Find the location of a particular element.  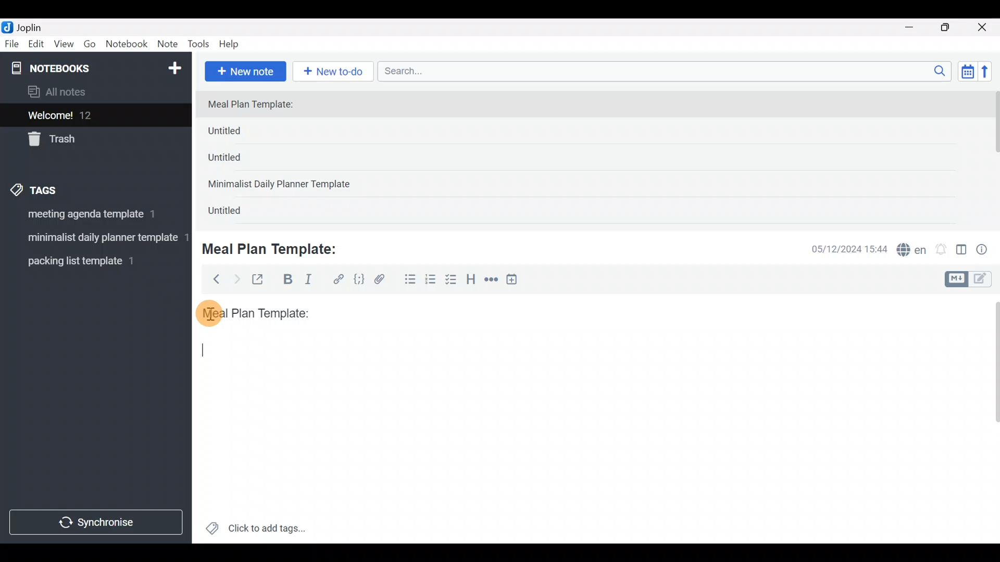

Text editor is located at coordinates (581, 452).